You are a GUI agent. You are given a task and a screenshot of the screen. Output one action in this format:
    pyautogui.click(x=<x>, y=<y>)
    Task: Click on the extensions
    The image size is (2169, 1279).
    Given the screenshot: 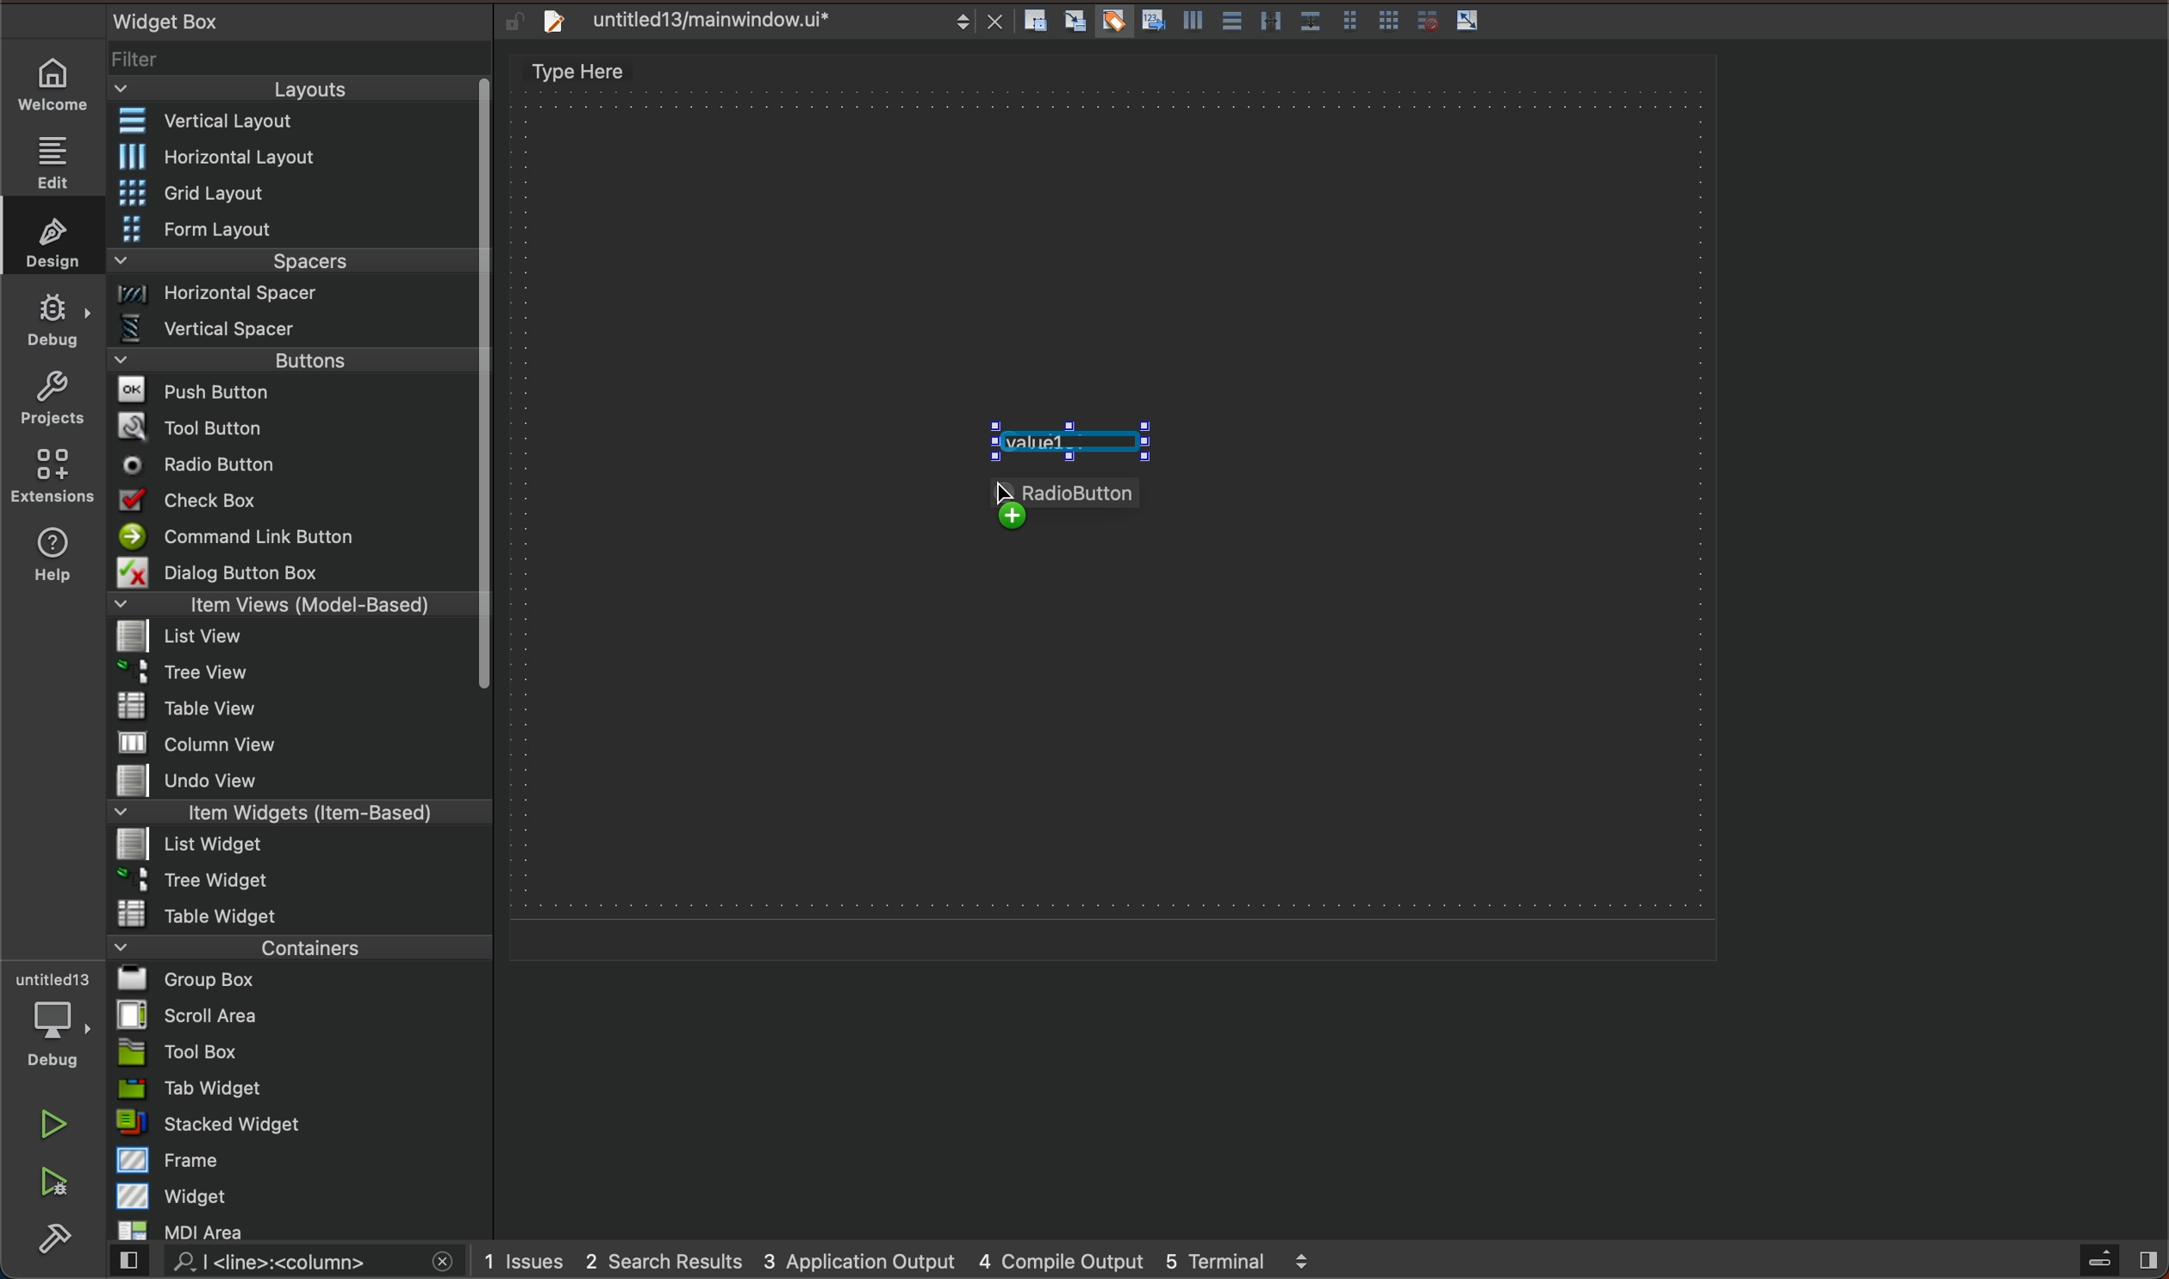 What is the action you would take?
    pyautogui.click(x=51, y=475)
    